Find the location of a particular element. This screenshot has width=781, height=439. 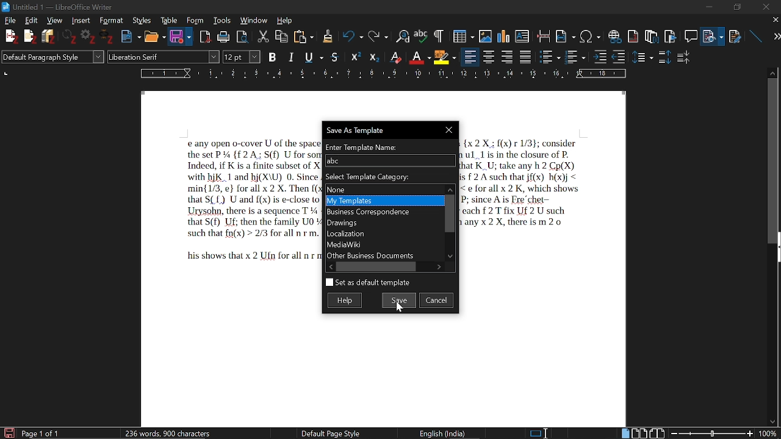

Open is located at coordinates (153, 37).